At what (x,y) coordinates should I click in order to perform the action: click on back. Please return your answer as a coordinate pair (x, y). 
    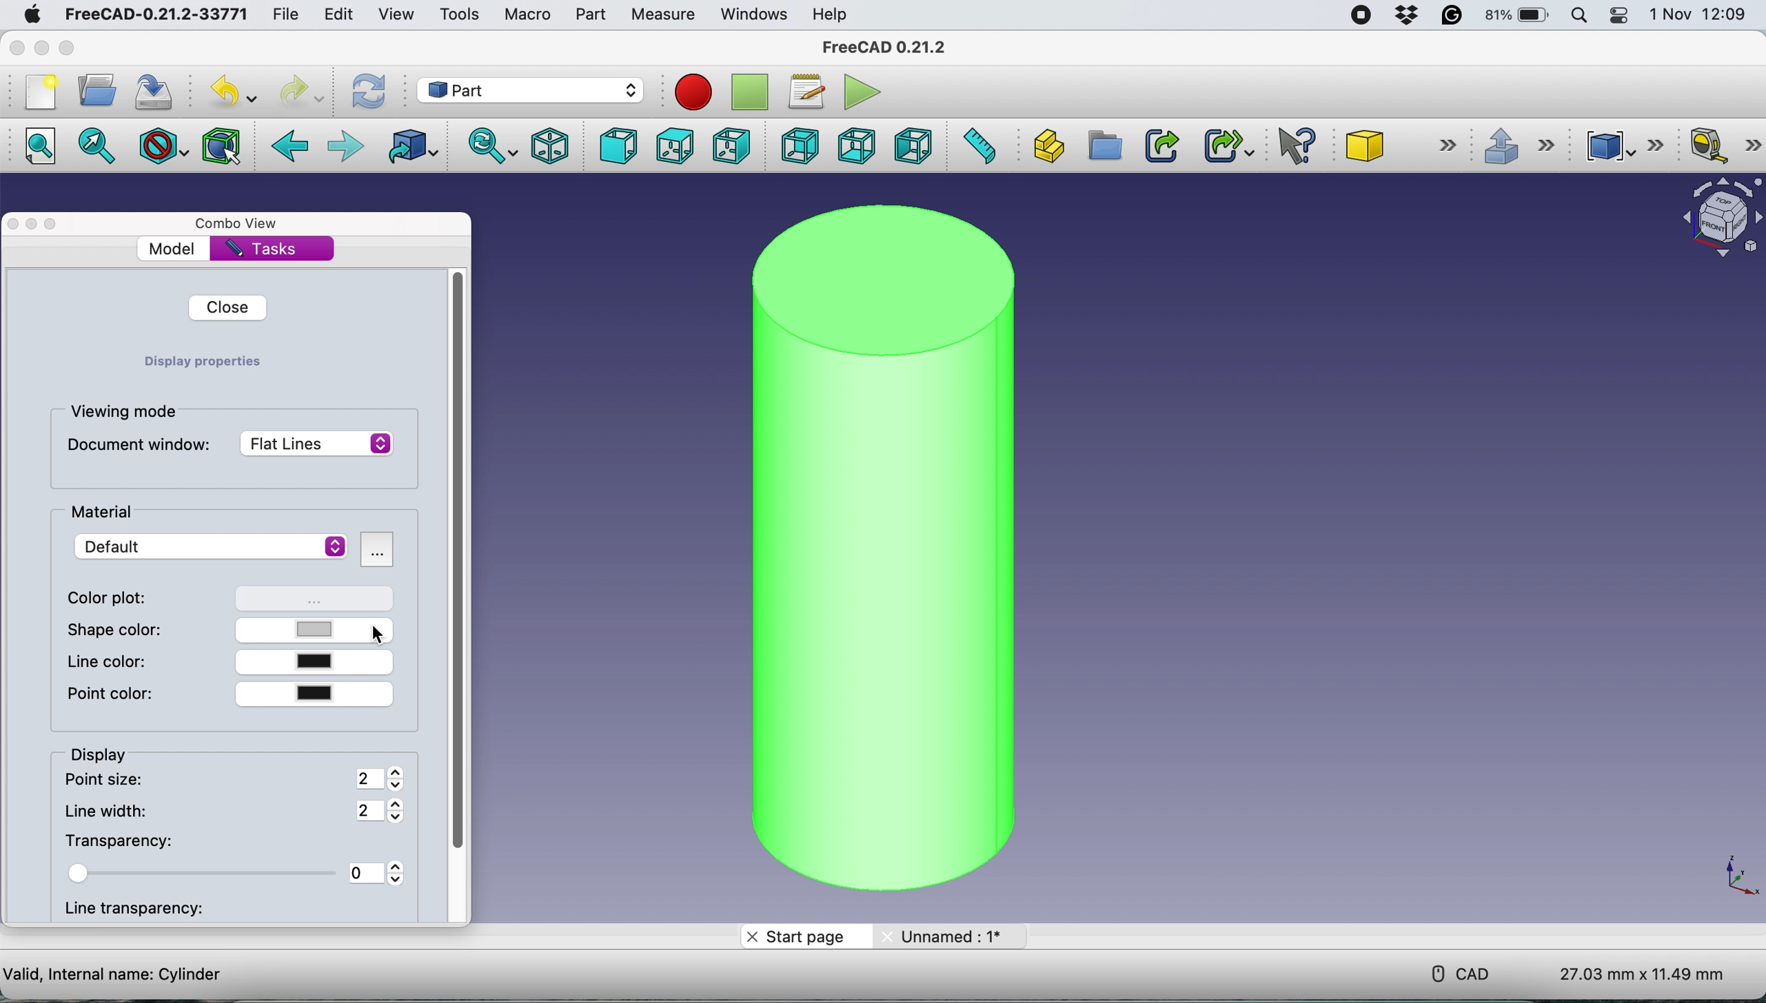
    Looking at the image, I should click on (291, 146).